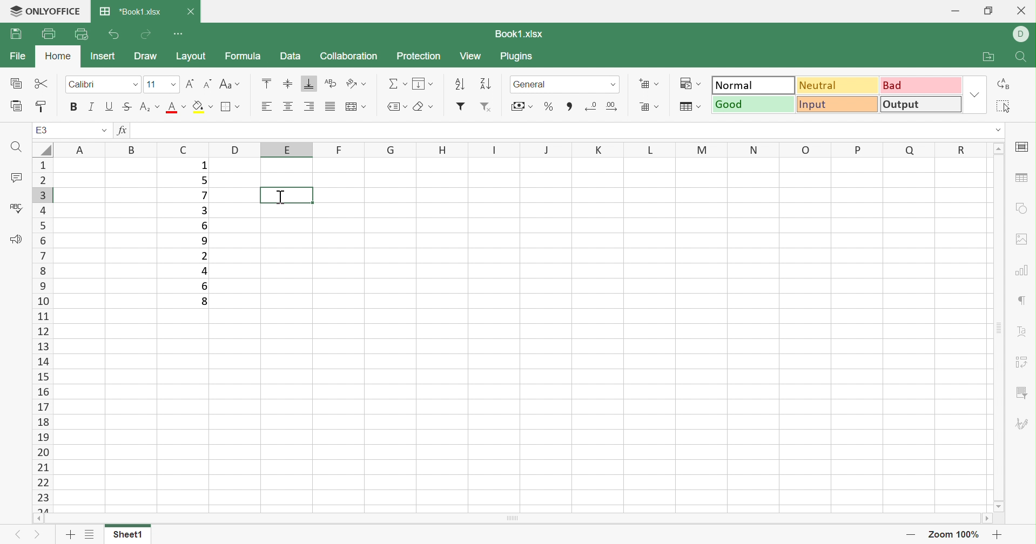 The height and width of the screenshot is (544, 1036). What do you see at coordinates (203, 225) in the screenshot?
I see `6` at bounding box center [203, 225].